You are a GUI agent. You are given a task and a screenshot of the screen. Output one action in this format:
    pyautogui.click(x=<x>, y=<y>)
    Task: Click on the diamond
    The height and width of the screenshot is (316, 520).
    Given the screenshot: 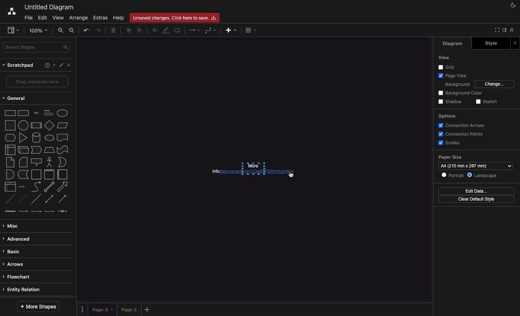 What is the action you would take?
    pyautogui.click(x=49, y=125)
    